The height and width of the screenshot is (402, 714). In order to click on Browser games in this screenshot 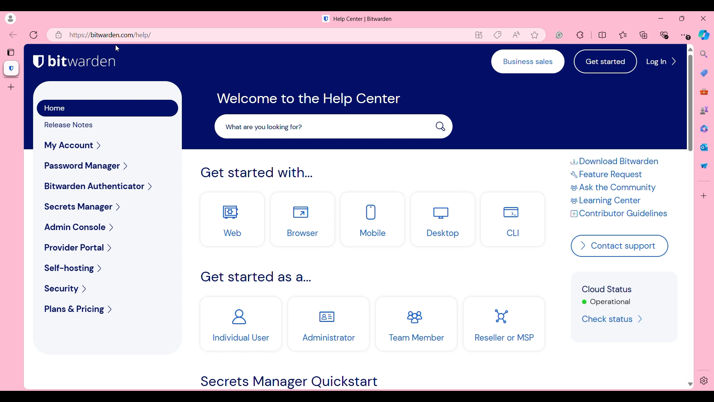, I will do `click(704, 110)`.